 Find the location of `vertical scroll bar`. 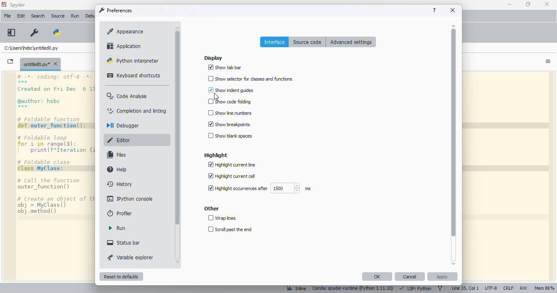

vertical scroll bar is located at coordinates (177, 128).